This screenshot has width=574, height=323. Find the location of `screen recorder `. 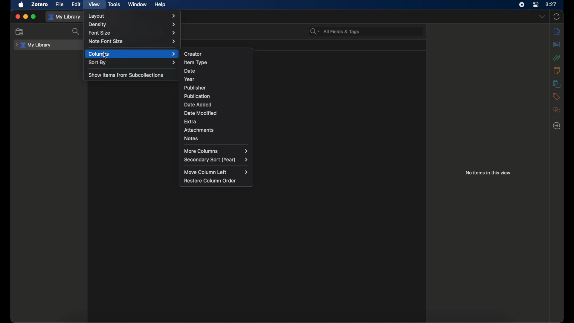

screen recorder  is located at coordinates (522, 4).